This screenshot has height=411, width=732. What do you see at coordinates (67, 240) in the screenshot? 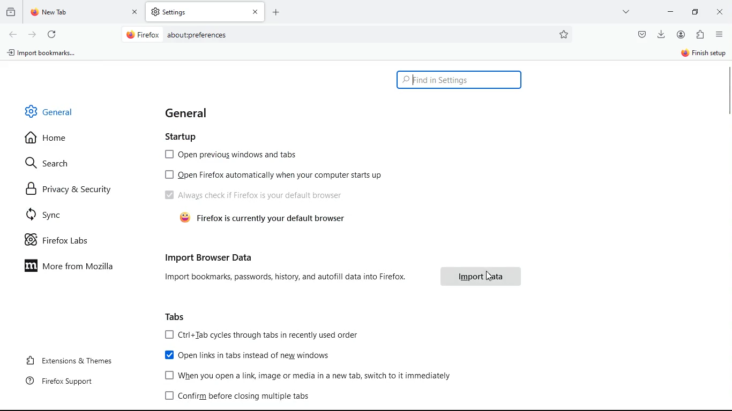
I see `firefox labs` at bounding box center [67, 240].